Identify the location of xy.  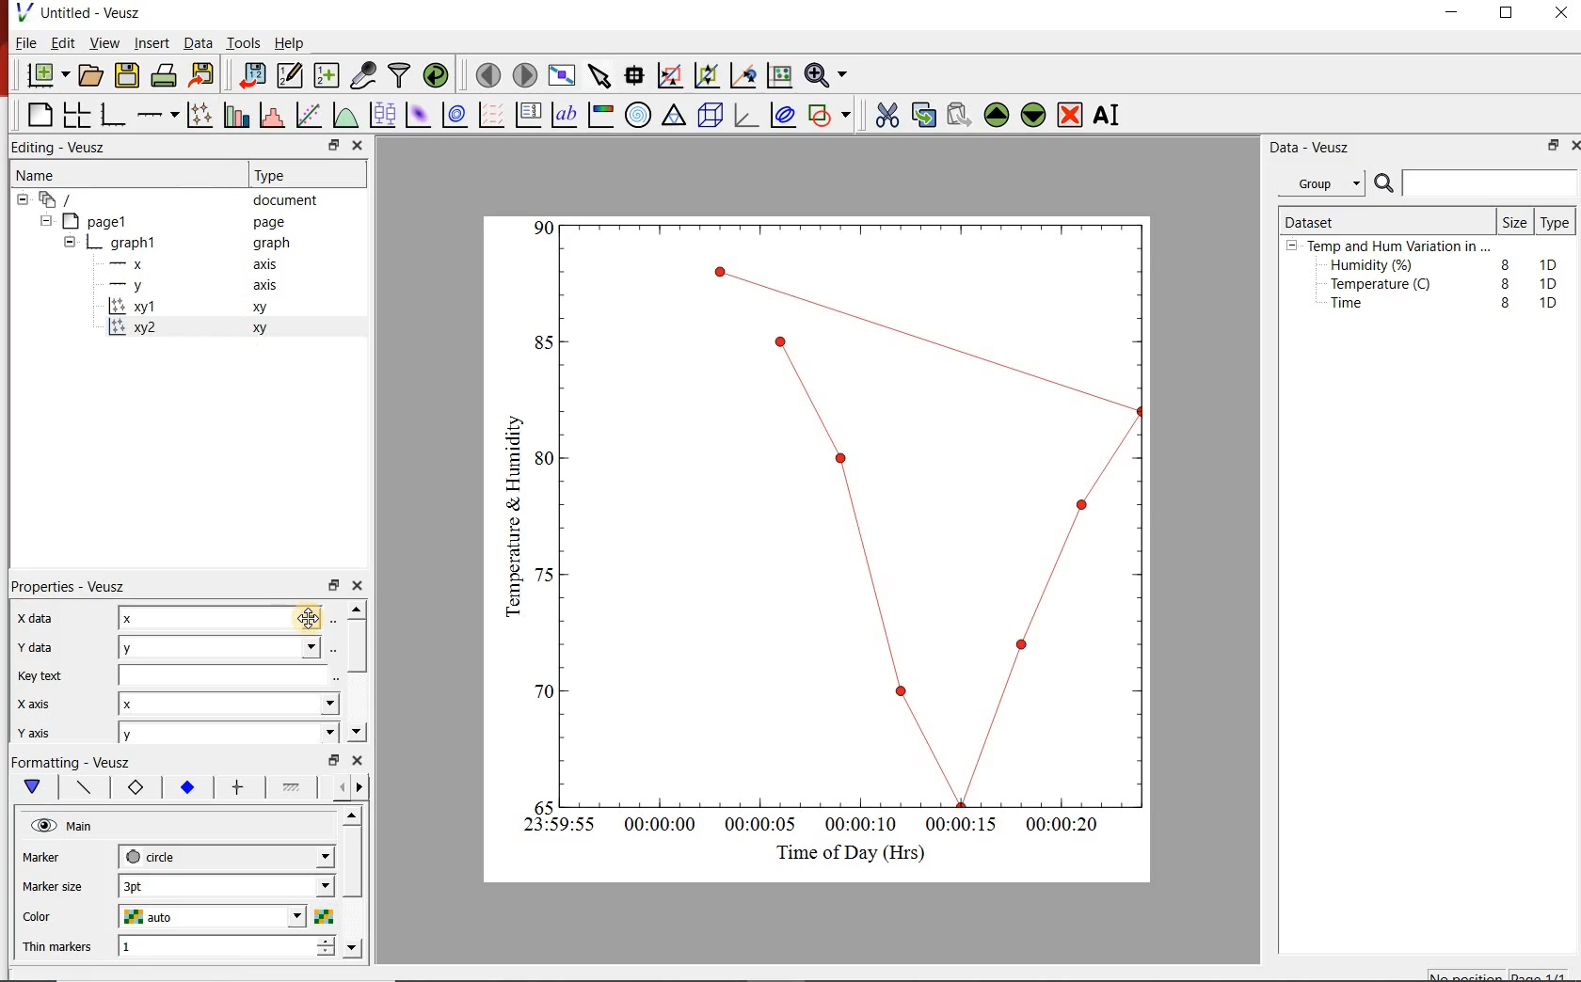
(263, 310).